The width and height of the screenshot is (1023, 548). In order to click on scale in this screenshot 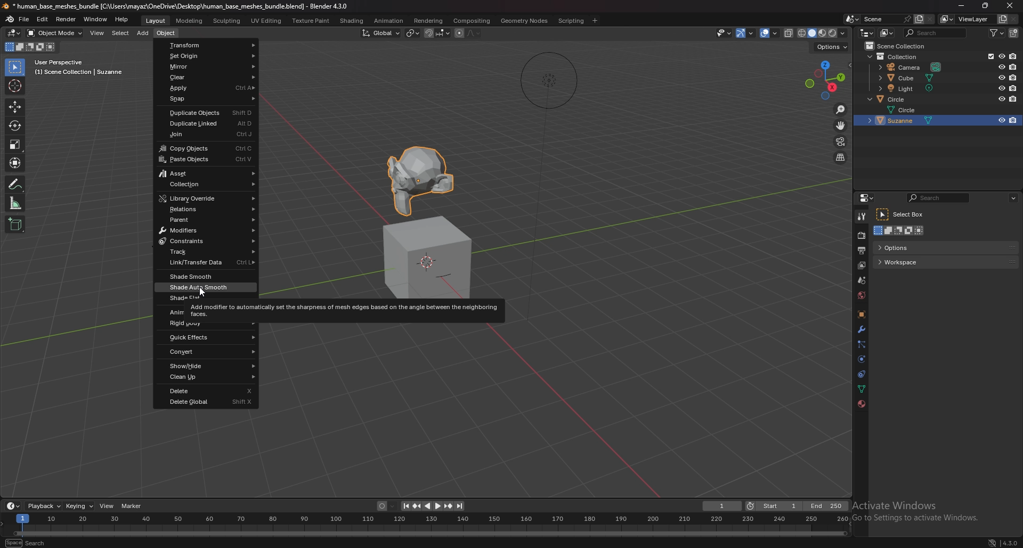, I will do `click(15, 145)`.